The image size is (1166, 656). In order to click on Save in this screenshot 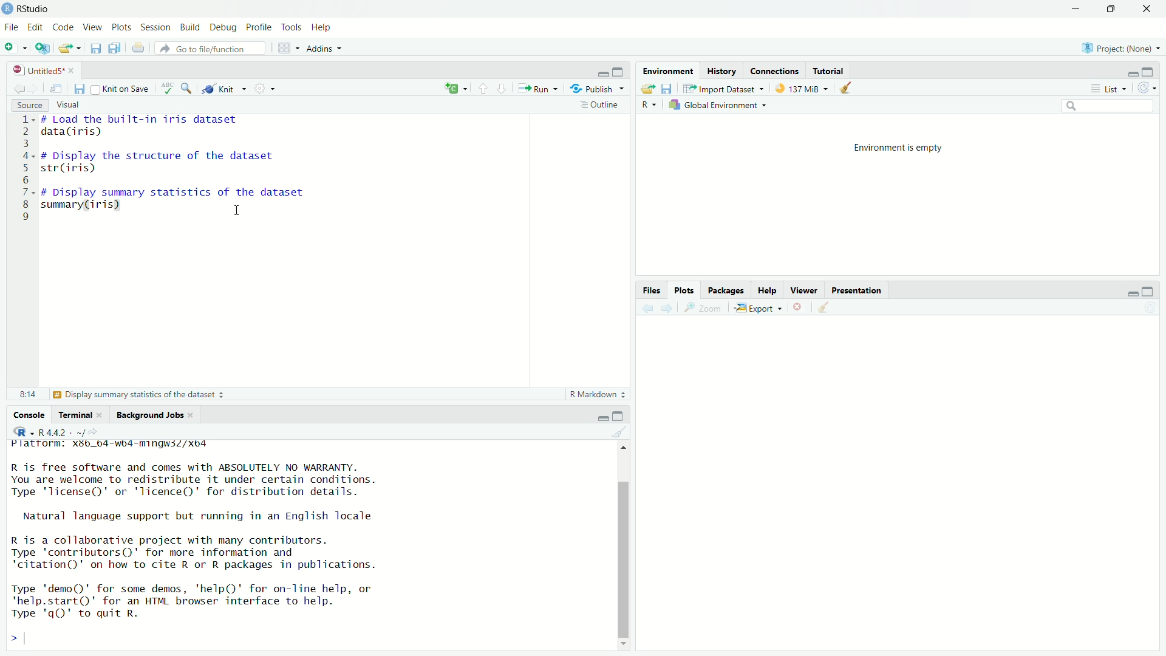, I will do `click(669, 87)`.